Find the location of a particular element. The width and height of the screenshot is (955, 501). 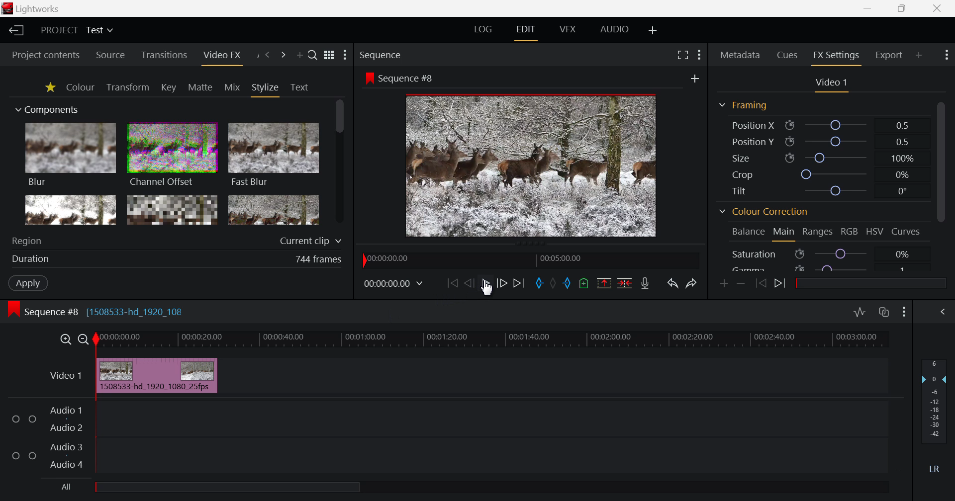

Preview Section Screen is located at coordinates (534, 155).